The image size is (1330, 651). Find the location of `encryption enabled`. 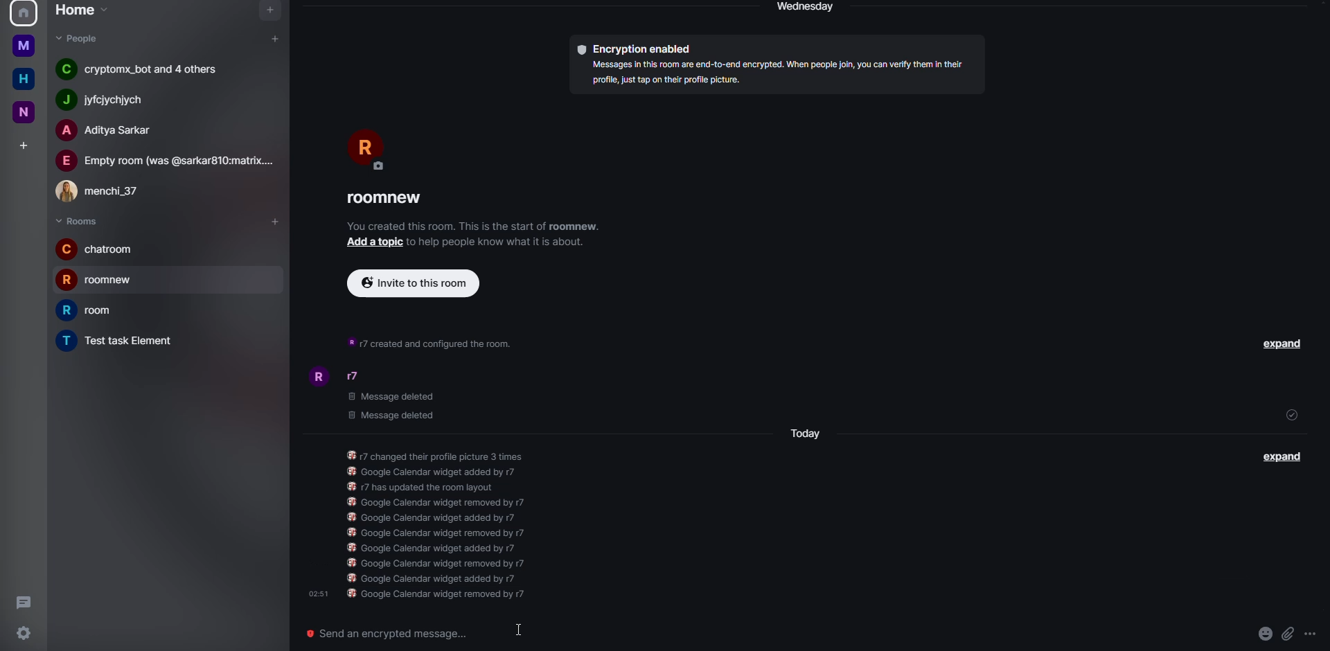

encryption enabled is located at coordinates (640, 48).